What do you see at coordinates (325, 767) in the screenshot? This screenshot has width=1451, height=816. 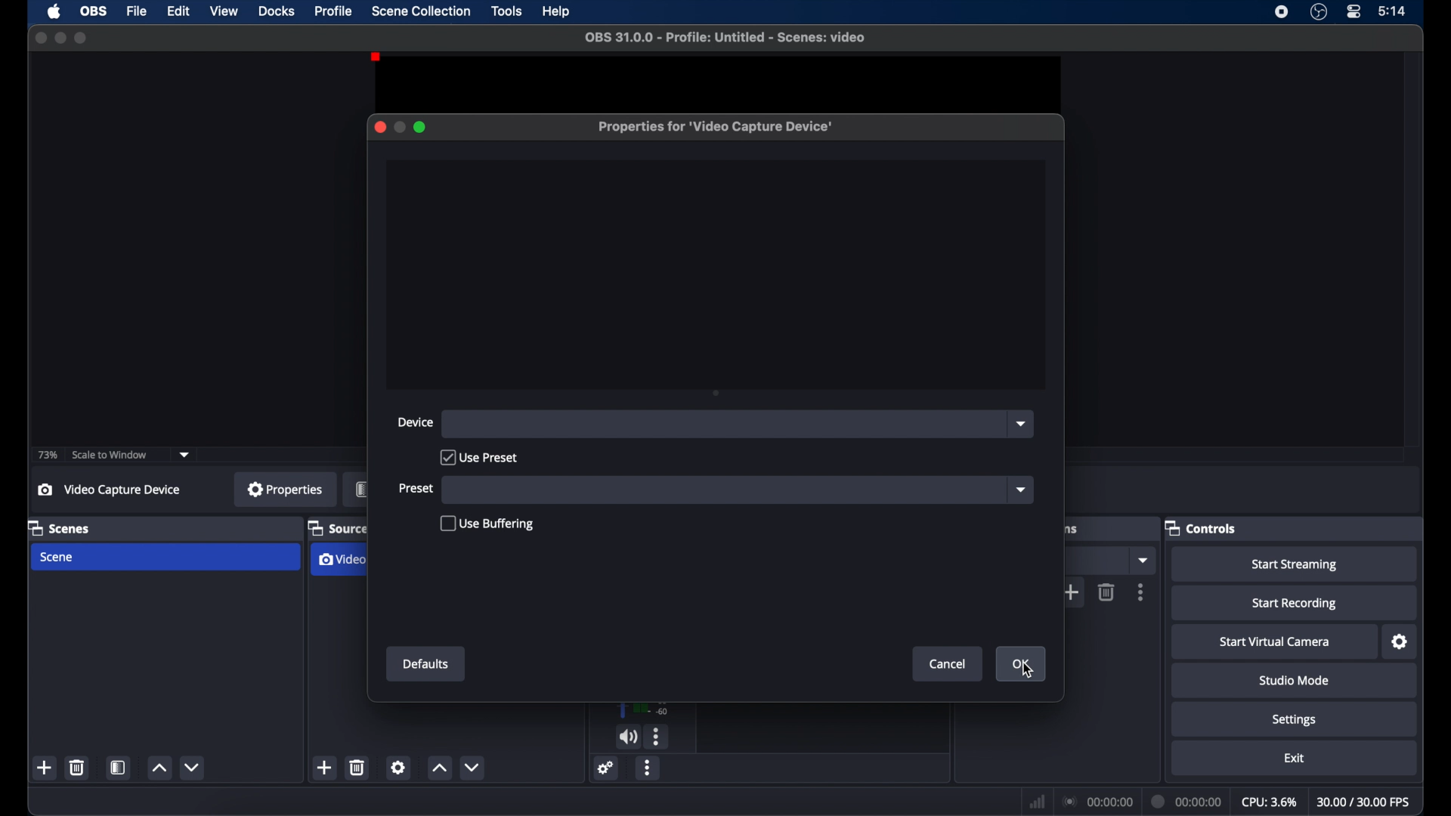 I see `add` at bounding box center [325, 767].